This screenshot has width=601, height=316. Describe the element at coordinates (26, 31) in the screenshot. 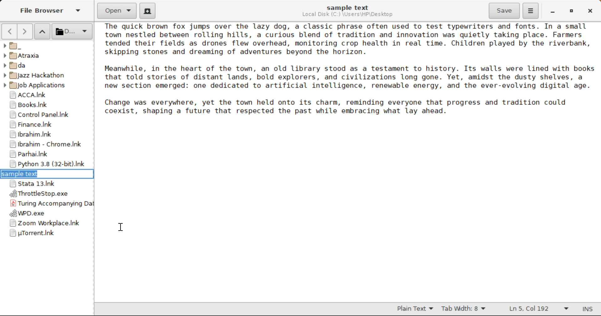

I see `Next Page` at that location.